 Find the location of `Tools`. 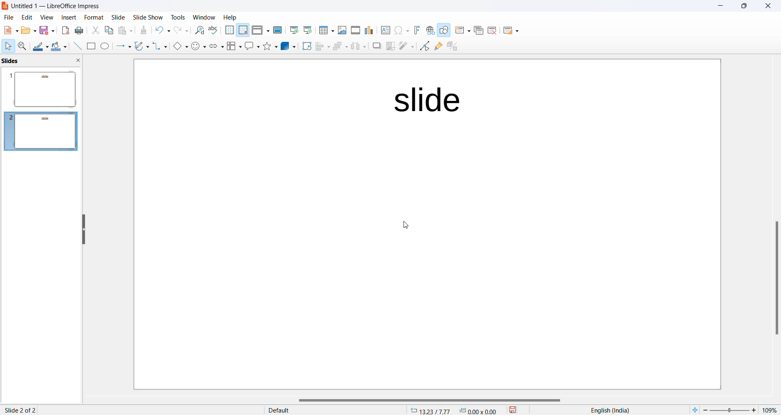

Tools is located at coordinates (177, 16).